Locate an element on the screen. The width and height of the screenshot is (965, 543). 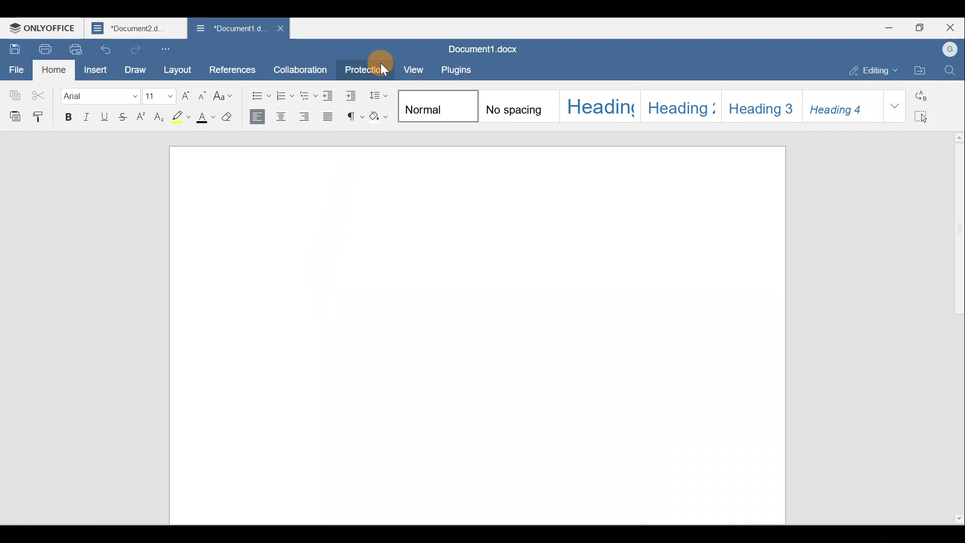
Layout is located at coordinates (176, 68).